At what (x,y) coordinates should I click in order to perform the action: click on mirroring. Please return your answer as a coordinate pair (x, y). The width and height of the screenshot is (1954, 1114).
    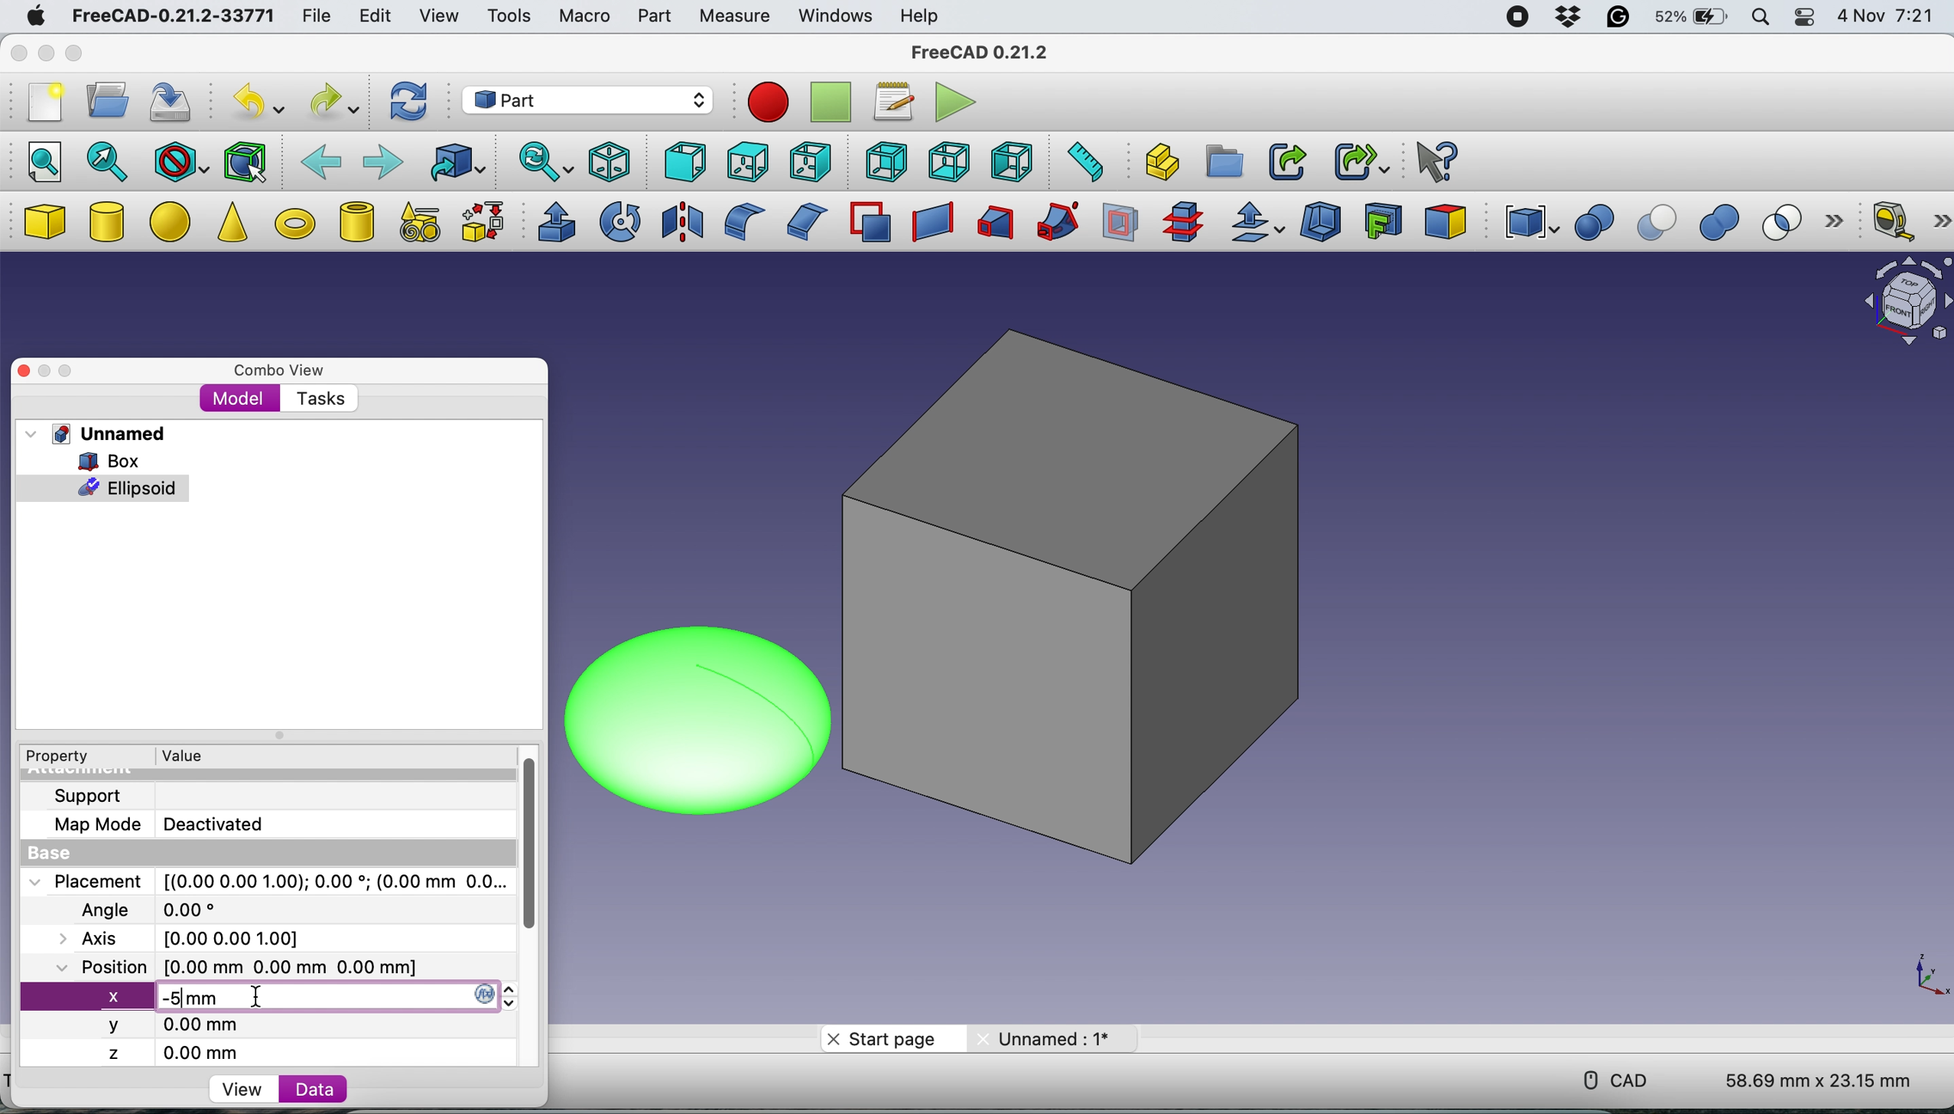
    Looking at the image, I should click on (683, 220).